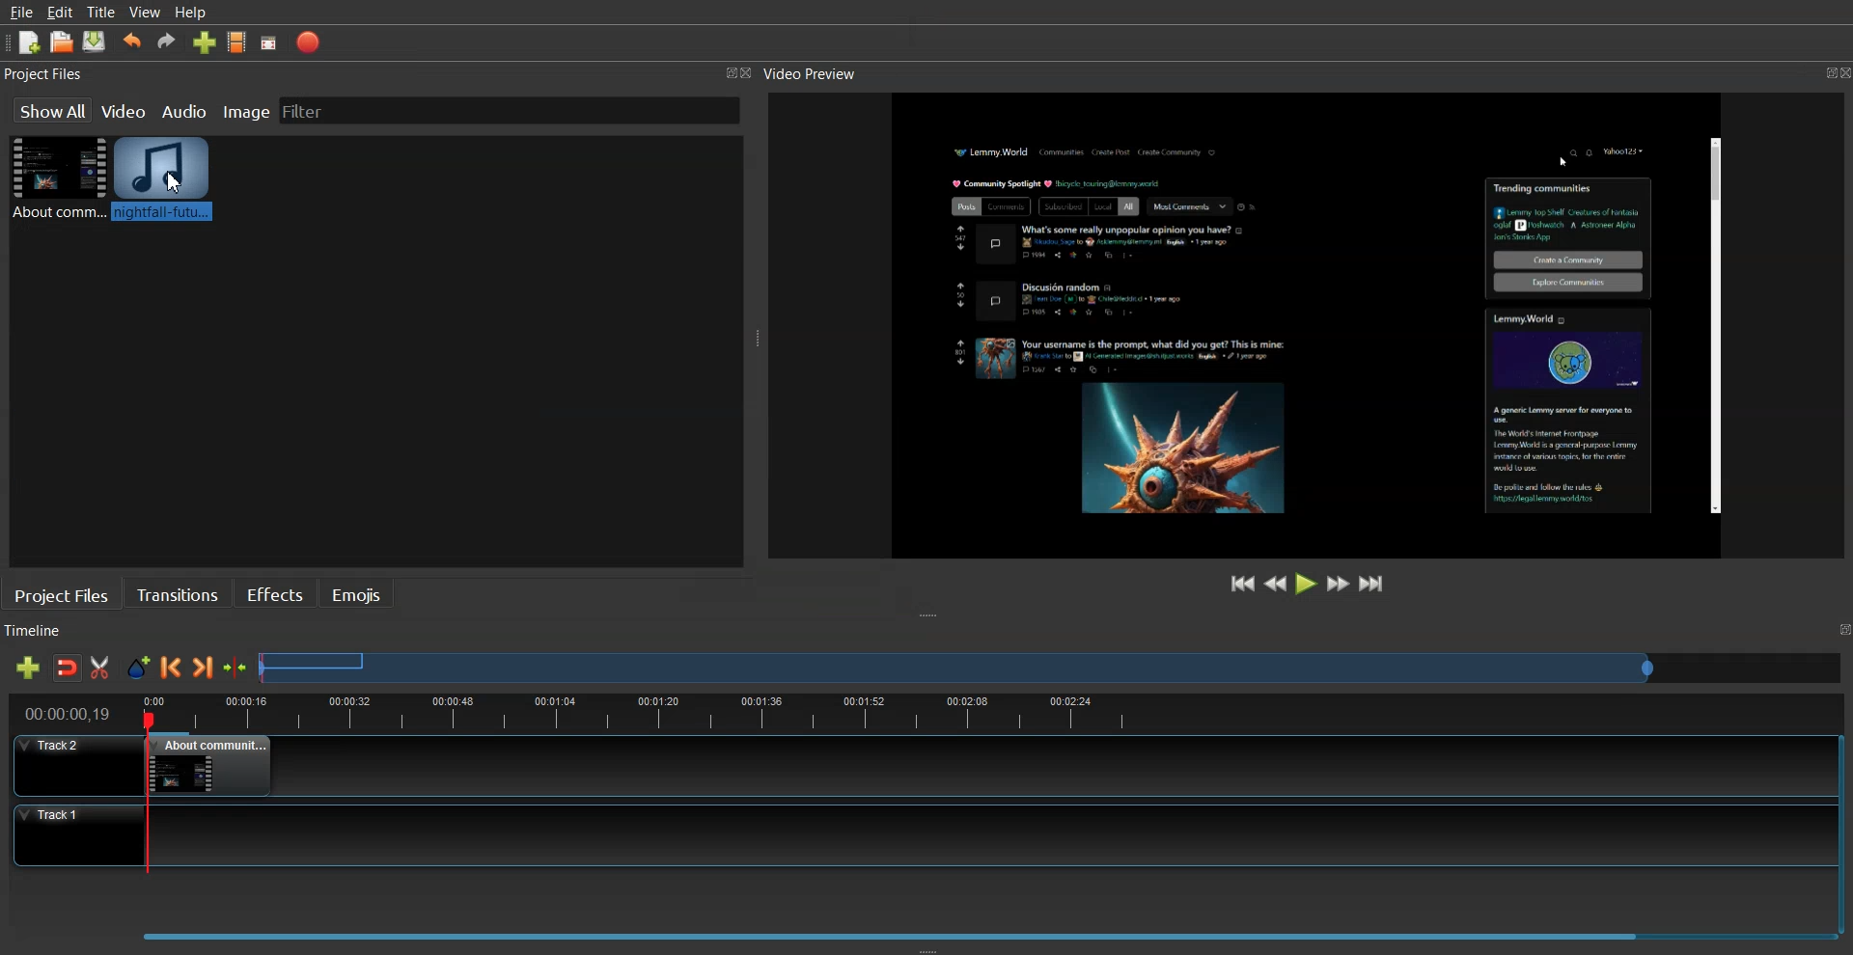 The height and width of the screenshot is (955, 1853). Describe the element at coordinates (68, 668) in the screenshot. I see `Disable snaping` at that location.